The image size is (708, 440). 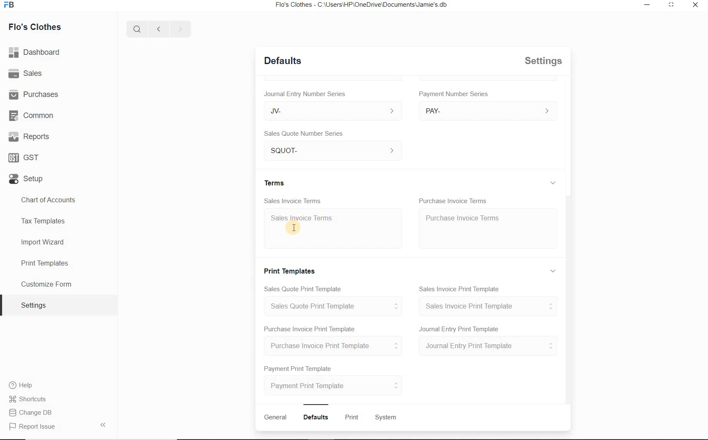 I want to click on Flo's Clothes - C:\Users\HP\OneDrive\Documents\Jamie's.db, so click(x=364, y=5).